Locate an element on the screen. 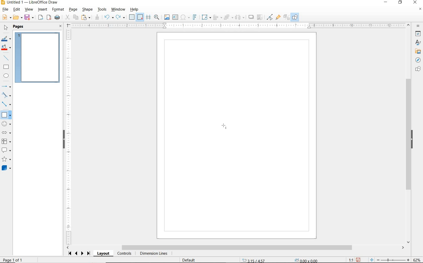  SAVE is located at coordinates (358, 260).